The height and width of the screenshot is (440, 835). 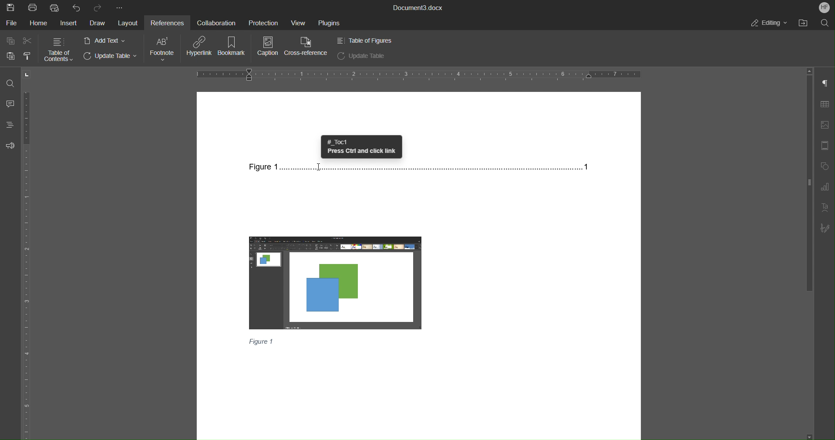 What do you see at coordinates (417, 7) in the screenshot?
I see `Document3.docx(Document Title)` at bounding box center [417, 7].